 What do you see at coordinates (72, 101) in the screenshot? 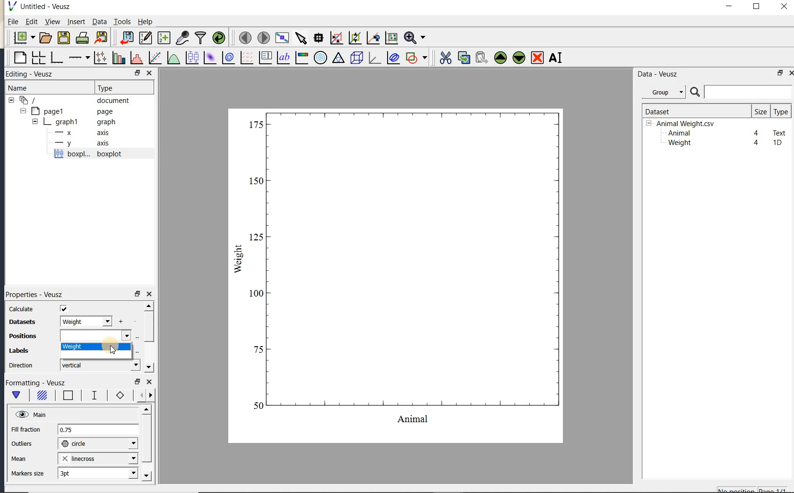
I see `document` at bounding box center [72, 101].